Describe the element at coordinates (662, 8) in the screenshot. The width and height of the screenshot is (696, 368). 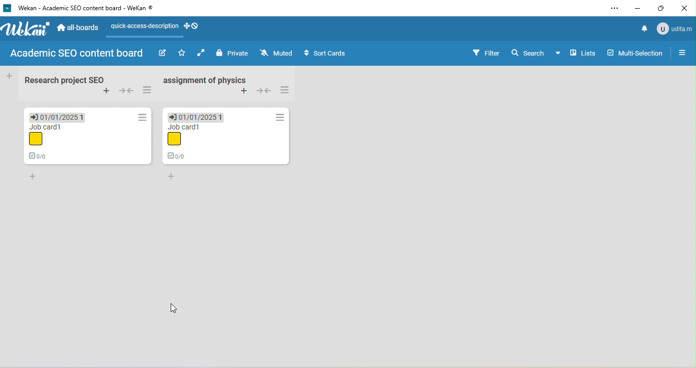
I see `maximize` at that location.